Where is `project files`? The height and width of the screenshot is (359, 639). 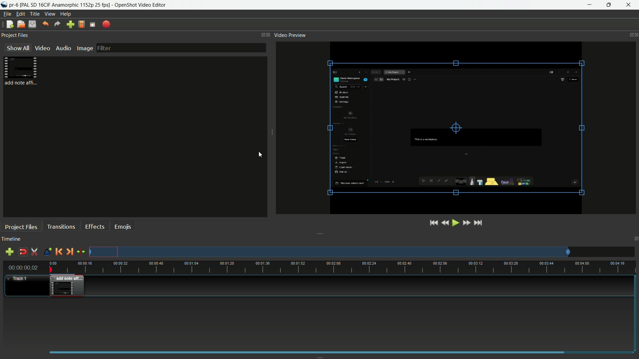 project files is located at coordinates (15, 35).